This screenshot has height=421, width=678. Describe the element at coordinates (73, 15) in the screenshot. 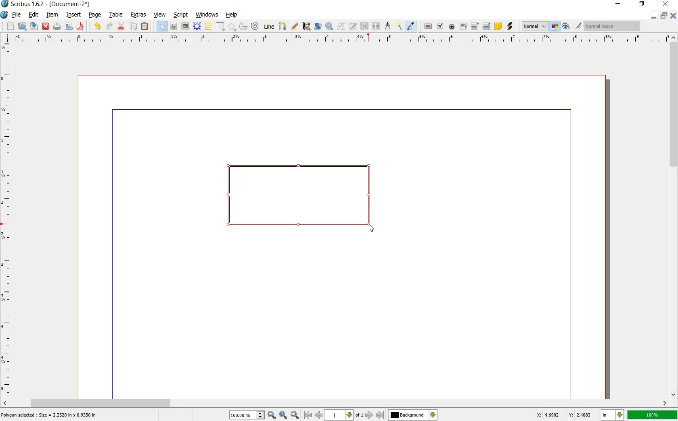

I see `INSERT` at that location.